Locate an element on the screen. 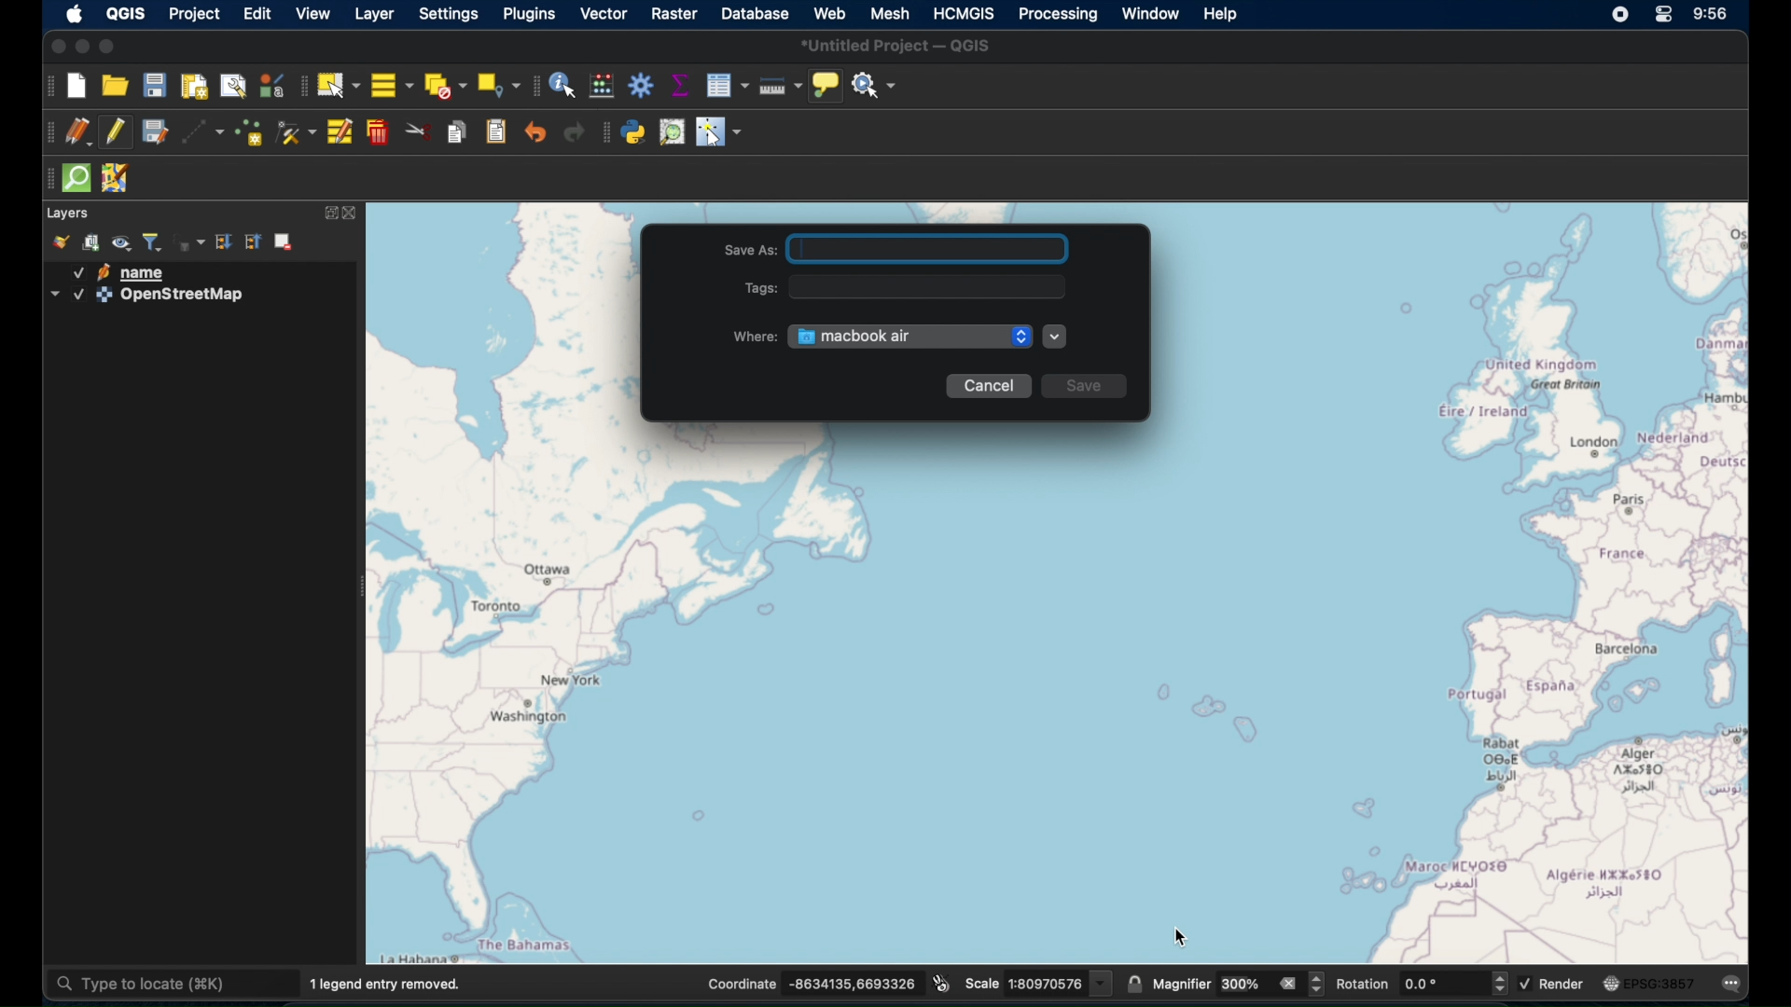 The height and width of the screenshot is (1007, 1791). remove layer/group is located at coordinates (287, 241).